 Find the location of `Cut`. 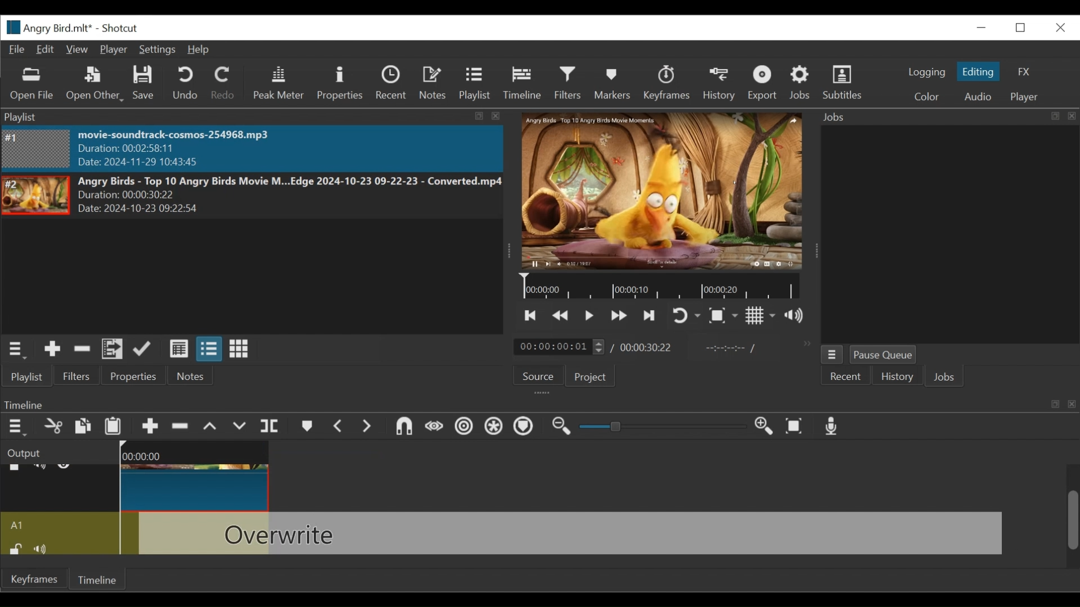

Cut is located at coordinates (53, 427).